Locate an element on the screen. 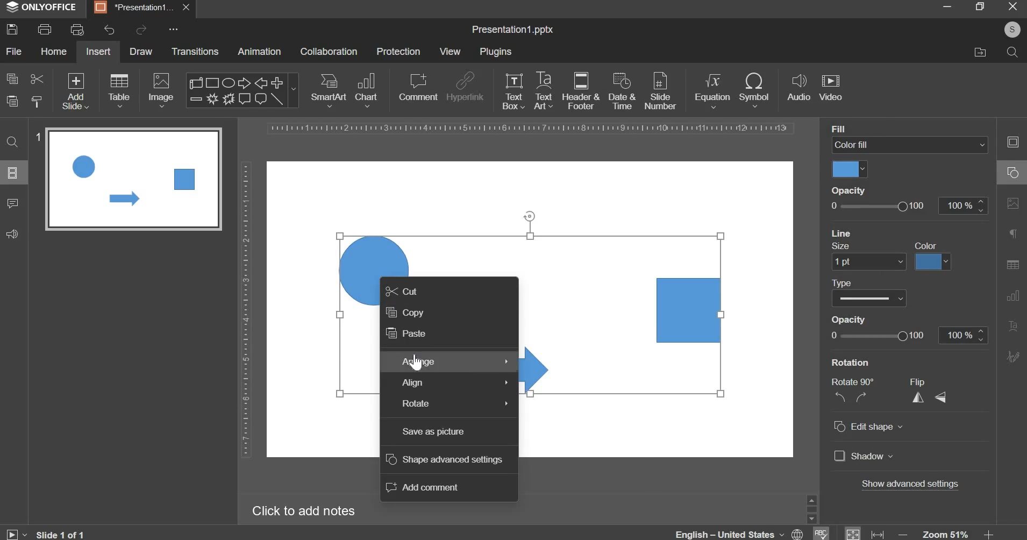  color fill is located at coordinates (850, 170).